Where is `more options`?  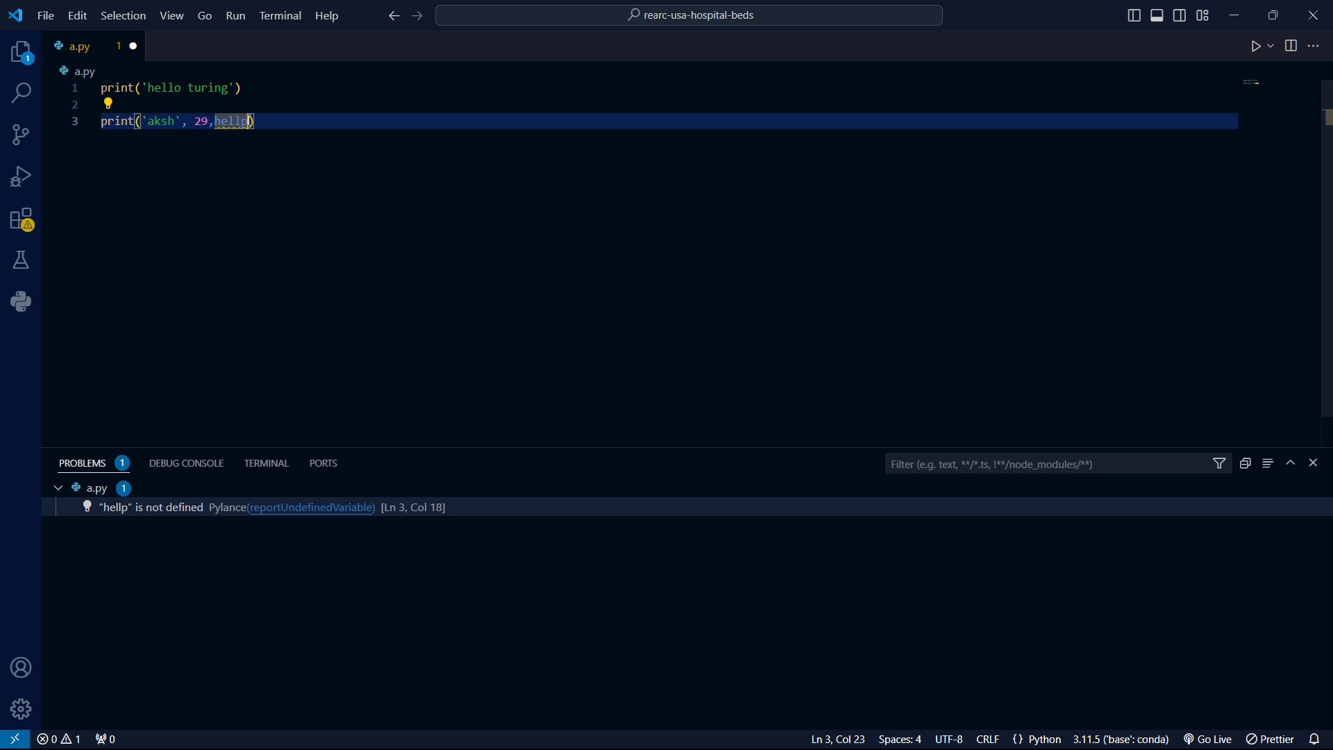
more options is located at coordinates (1316, 46).